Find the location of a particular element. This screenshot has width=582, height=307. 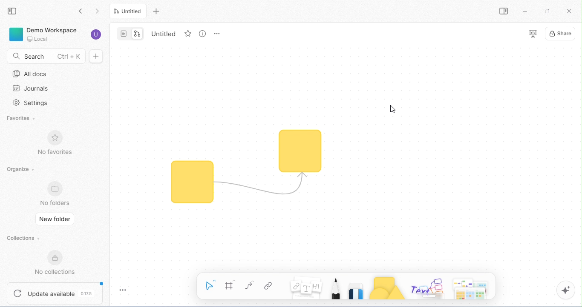

organize is located at coordinates (22, 169).